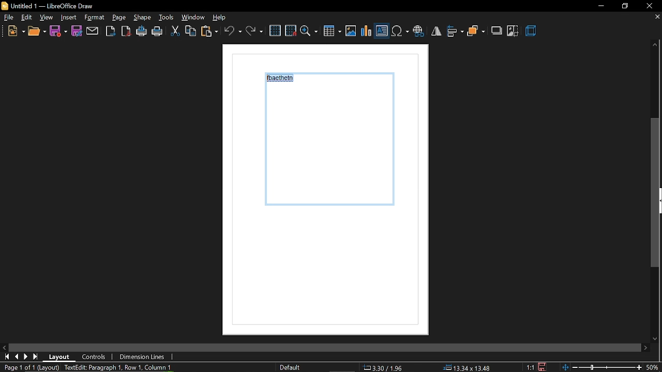 Image resolution: width=662 pixels, height=372 pixels. Describe the element at coordinates (27, 18) in the screenshot. I see `edit` at that location.